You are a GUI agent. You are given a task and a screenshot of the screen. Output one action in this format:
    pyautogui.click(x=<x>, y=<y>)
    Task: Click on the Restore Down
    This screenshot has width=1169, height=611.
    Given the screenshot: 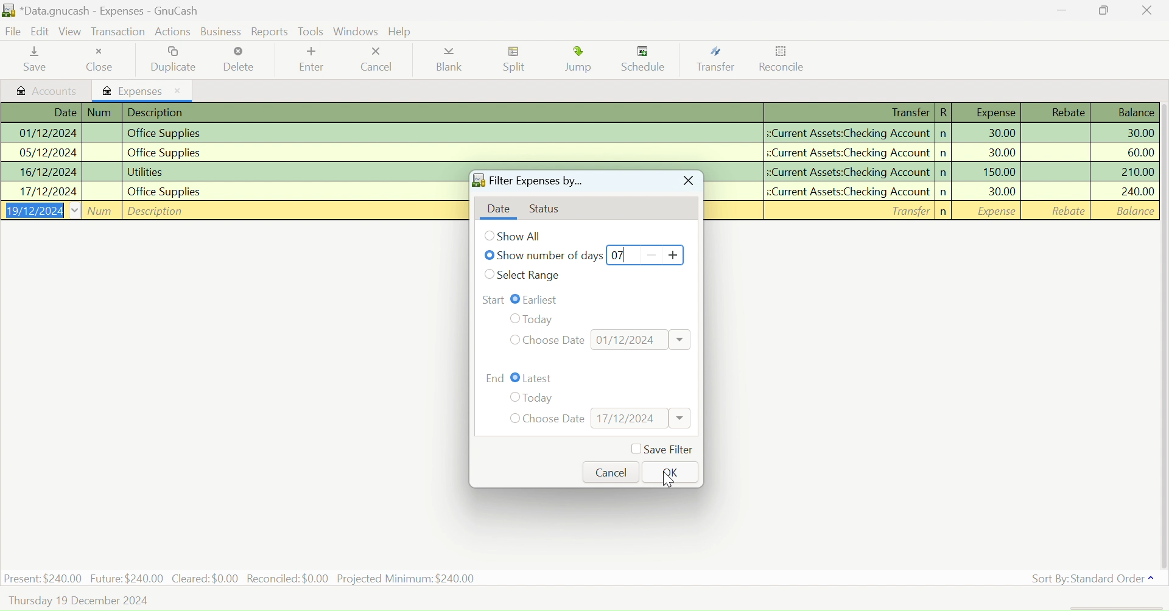 What is the action you would take?
    pyautogui.click(x=1062, y=10)
    